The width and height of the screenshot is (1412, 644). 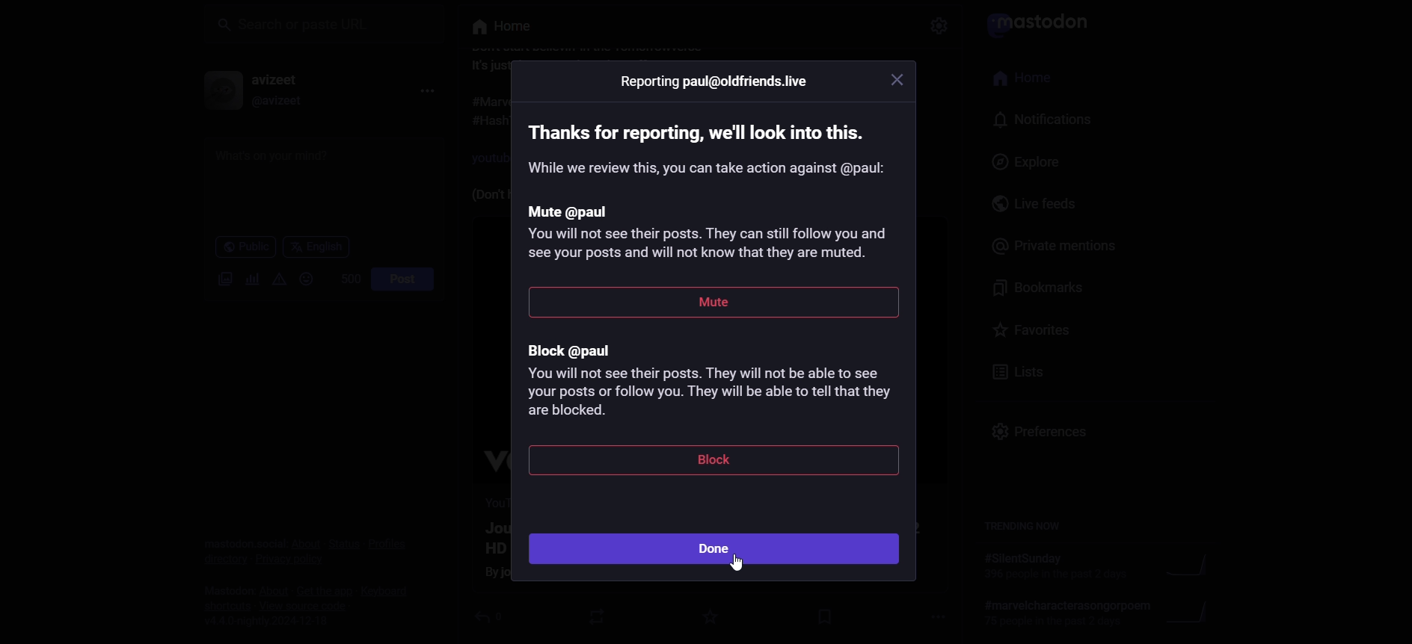 I want to click on , so click(x=939, y=22).